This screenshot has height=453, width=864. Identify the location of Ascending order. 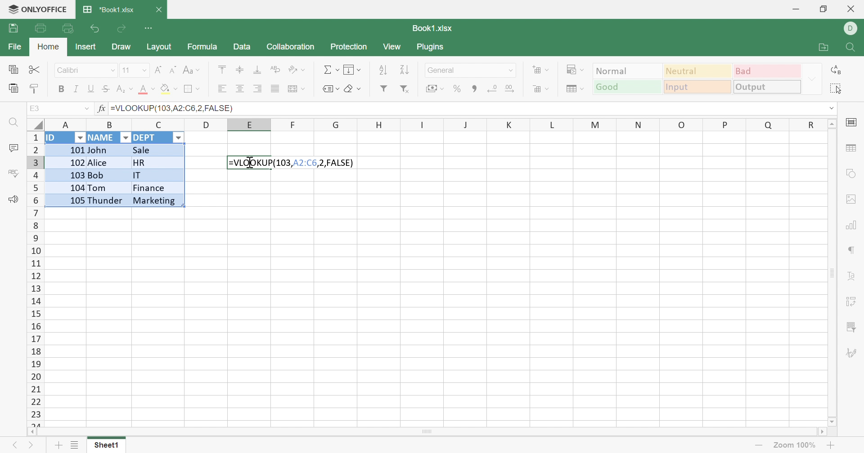
(385, 69).